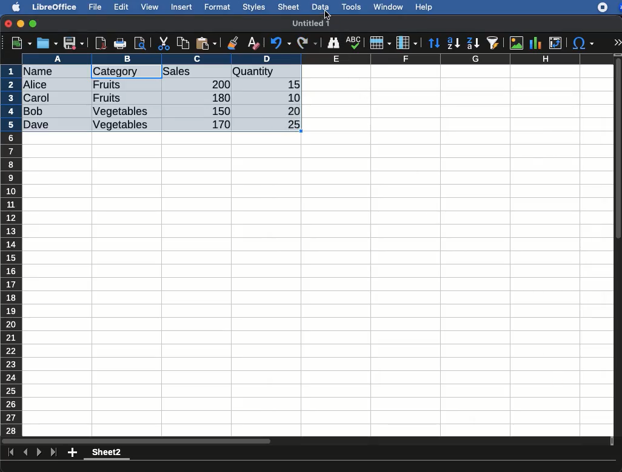  Describe the element at coordinates (12, 250) in the screenshot. I see `row` at that location.